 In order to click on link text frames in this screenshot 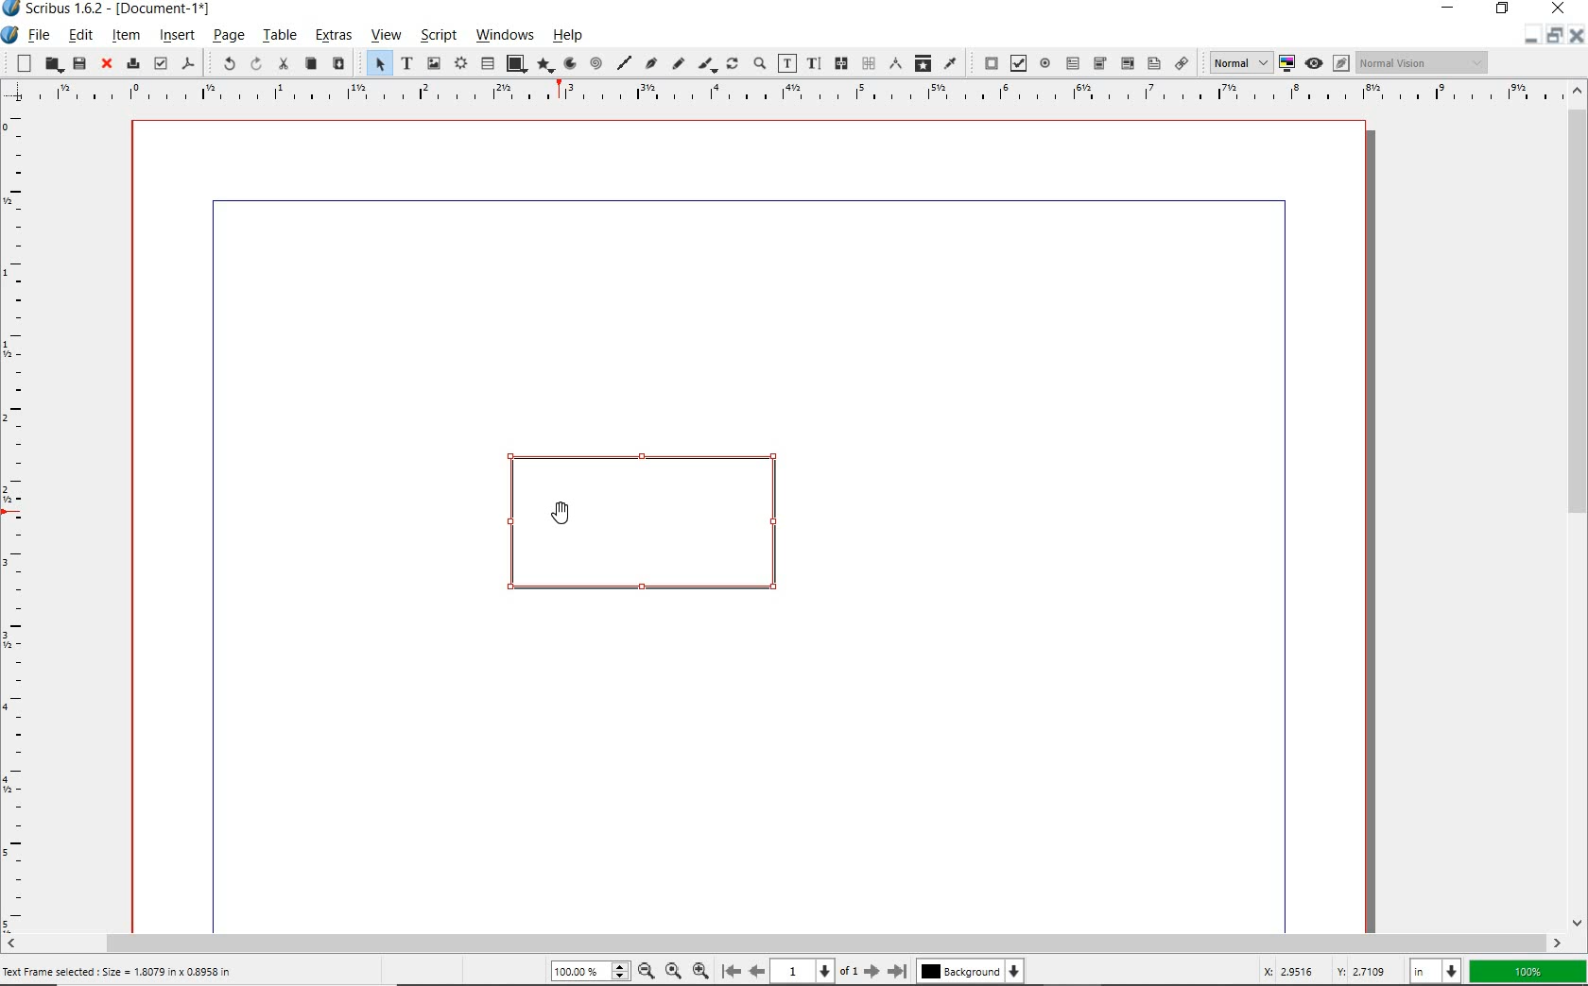, I will do `click(842, 63)`.